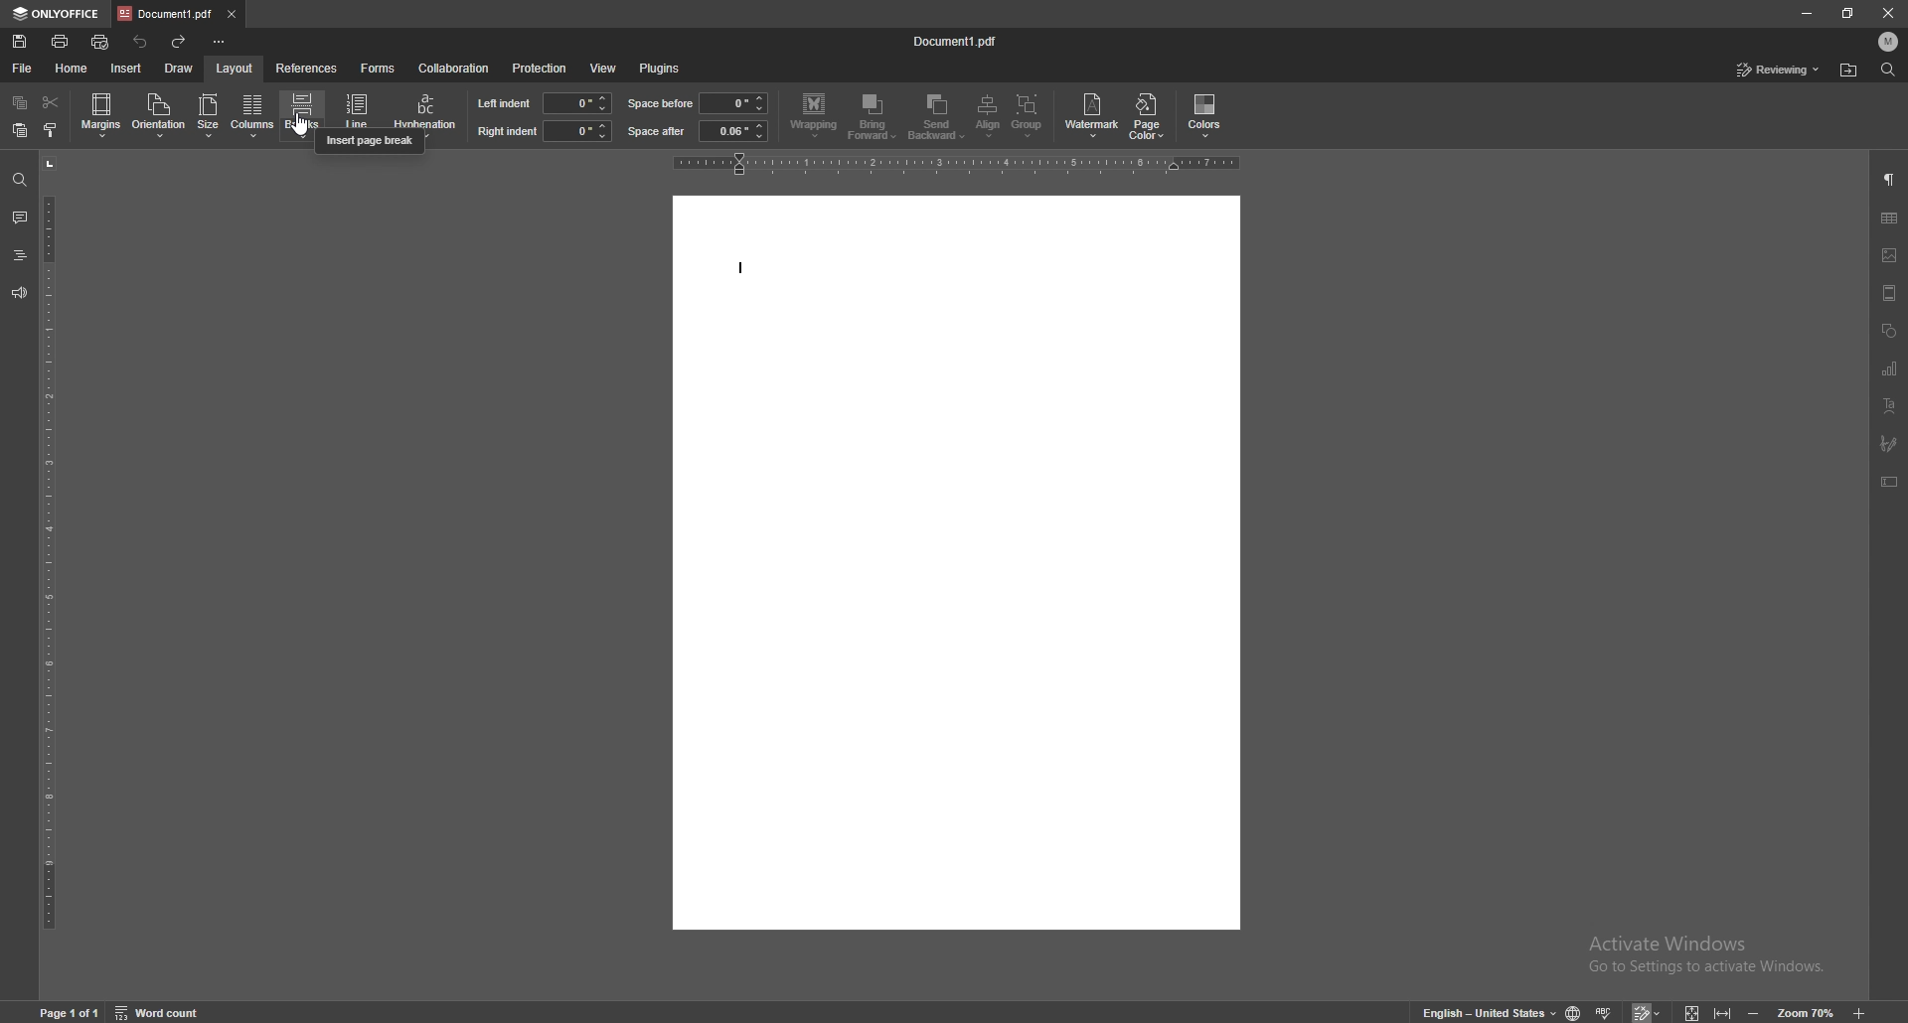 The image size is (1908, 1023). I want to click on page 1 of 1, so click(63, 1012).